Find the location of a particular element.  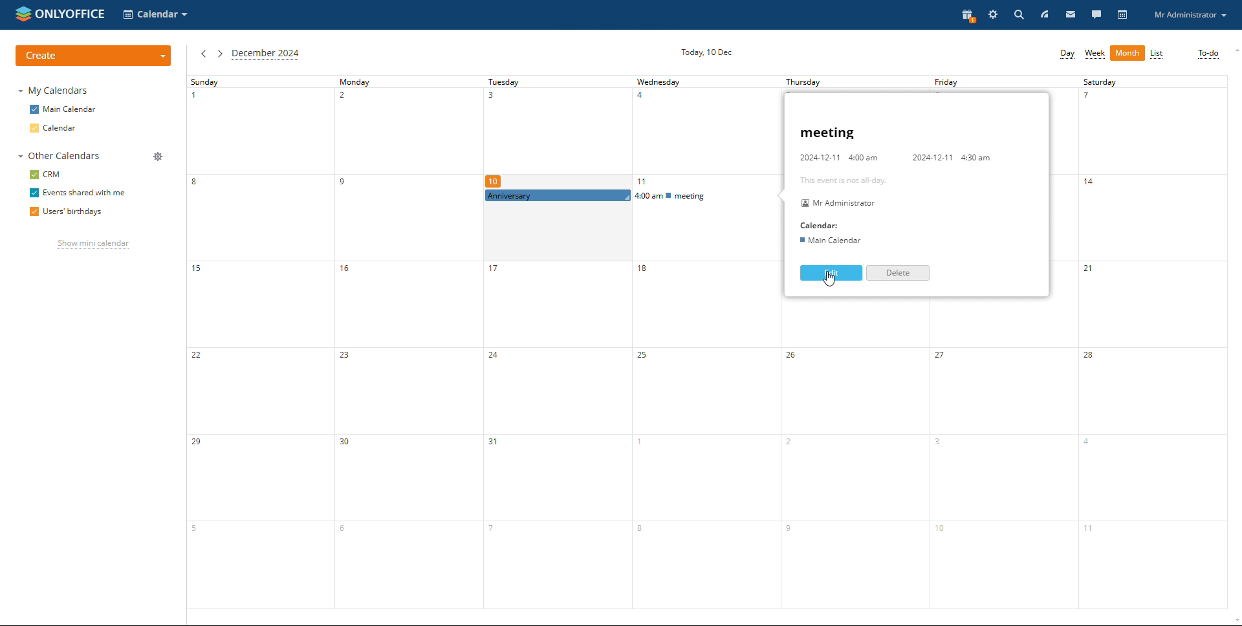

current month is located at coordinates (266, 55).